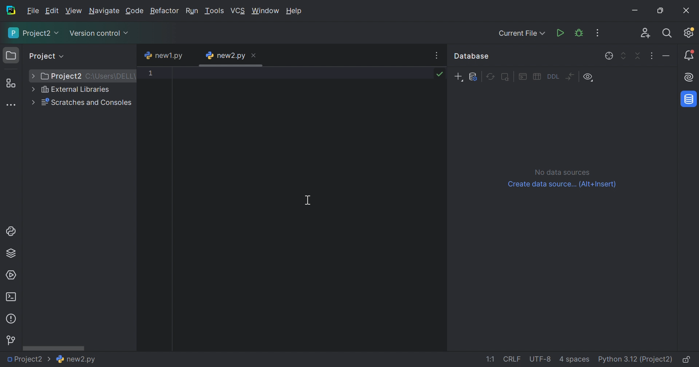 This screenshot has height=367, width=699. Describe the element at coordinates (441, 74) in the screenshot. I see `No problems found` at that location.